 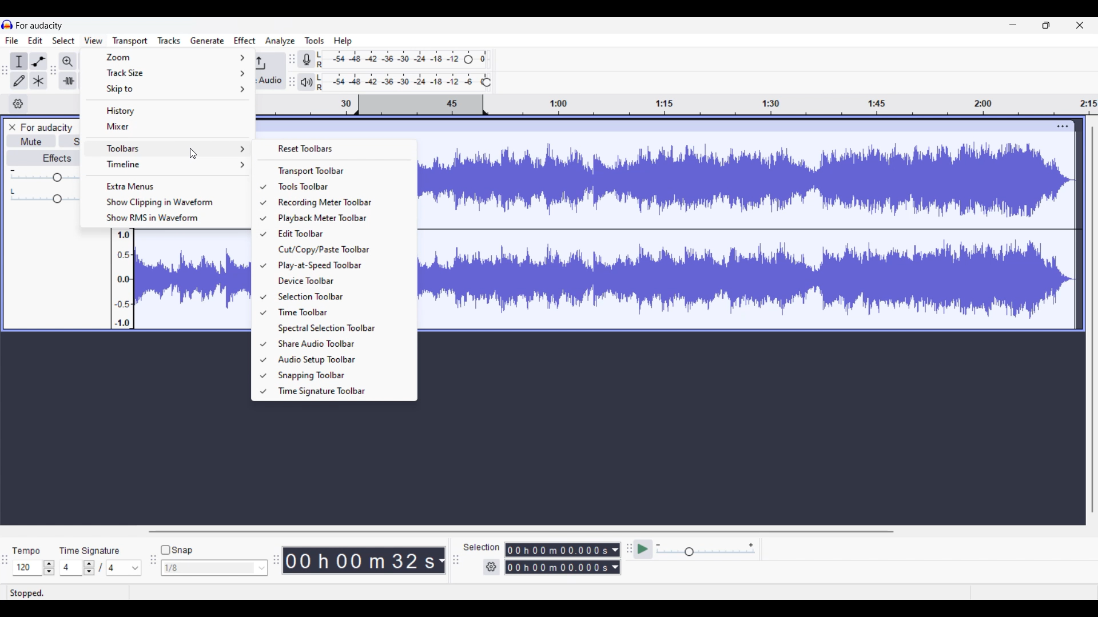 What do you see at coordinates (340, 202) in the screenshot?
I see `Recording meter toolbar` at bounding box center [340, 202].